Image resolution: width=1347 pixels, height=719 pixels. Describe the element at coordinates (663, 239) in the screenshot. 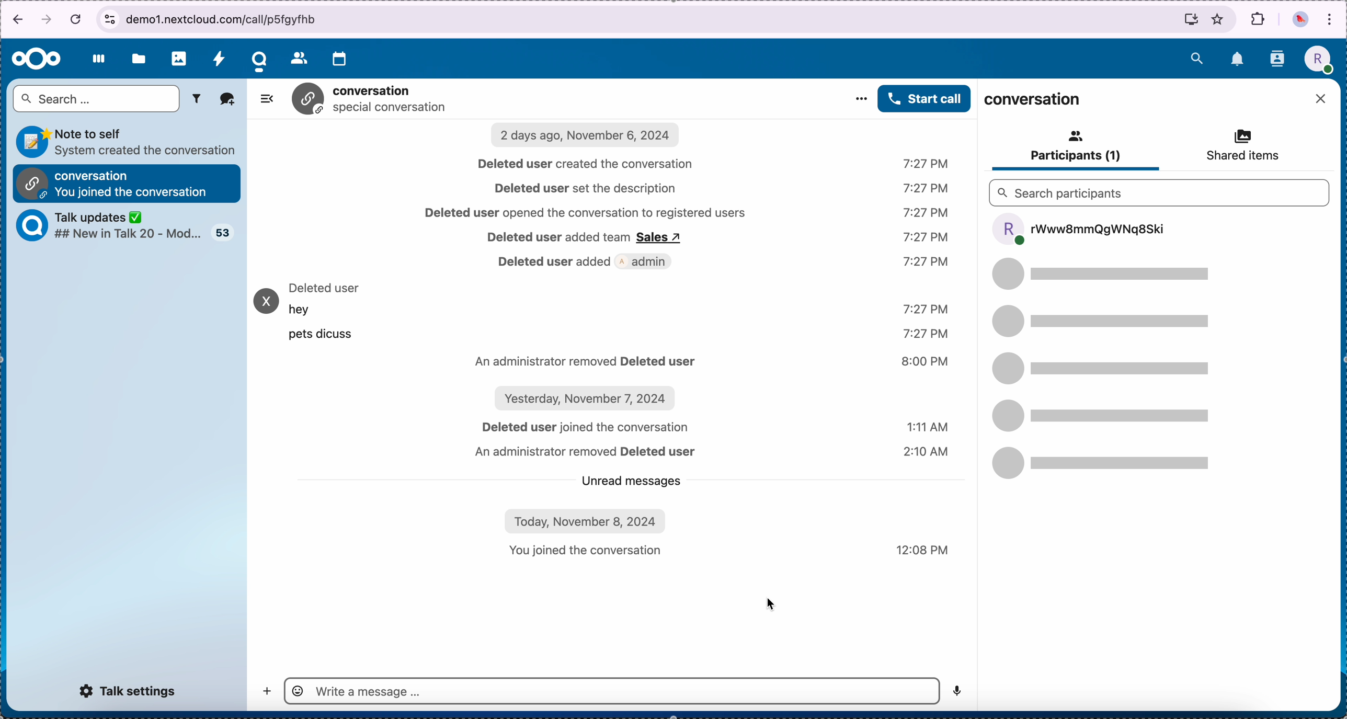

I see `sales` at that location.